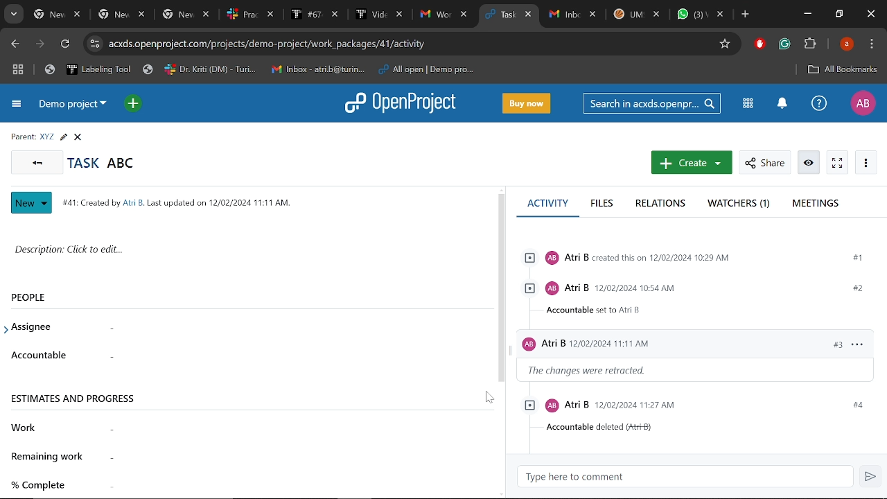  I want to click on ESTIMATES AND PROGRESS, so click(76, 404).